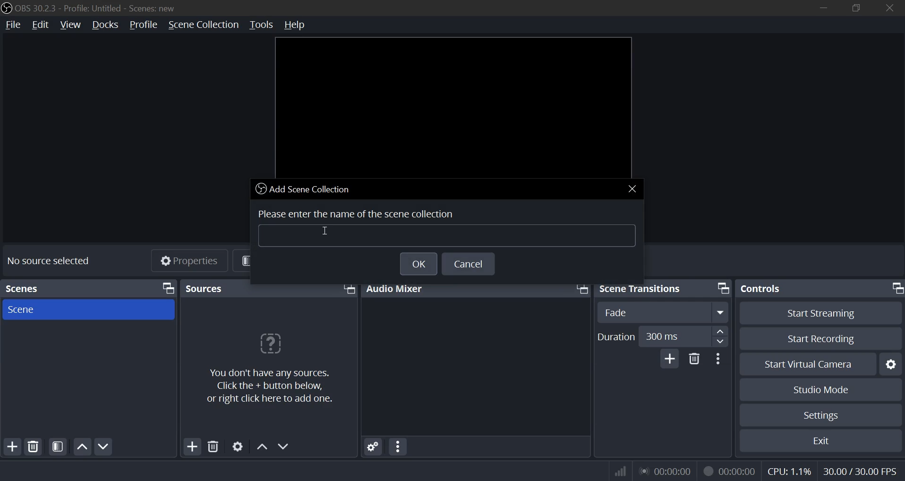 The width and height of the screenshot is (905, 481). I want to click on bring front, so click(721, 288).